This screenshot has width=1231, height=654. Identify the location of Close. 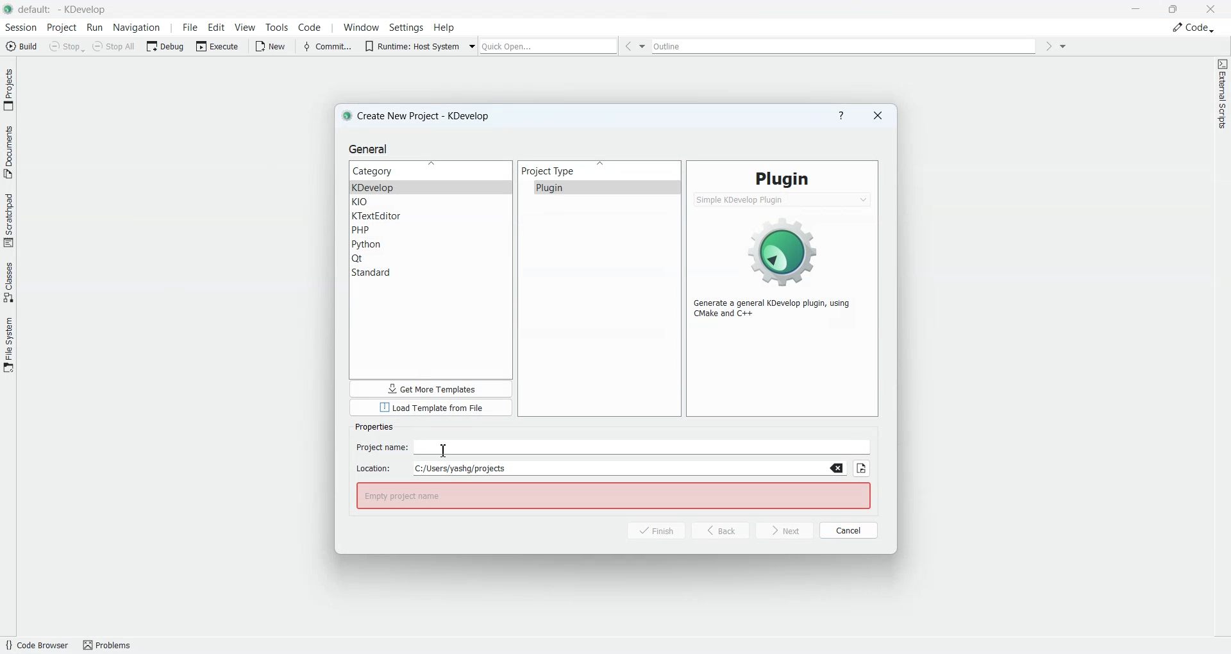
(1210, 8).